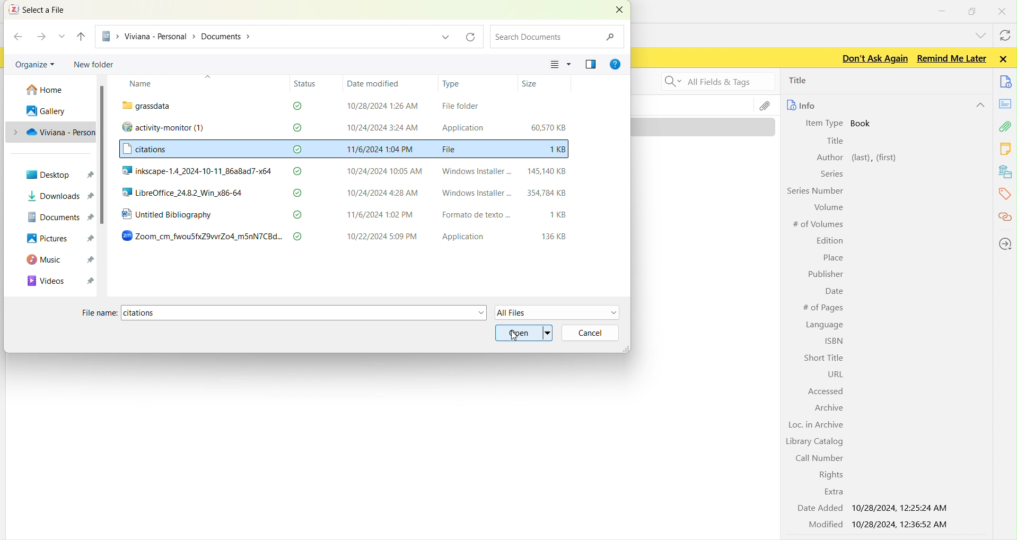 Image resolution: width=1017 pixels, height=540 pixels. What do you see at coordinates (830, 492) in the screenshot?
I see `Extra` at bounding box center [830, 492].